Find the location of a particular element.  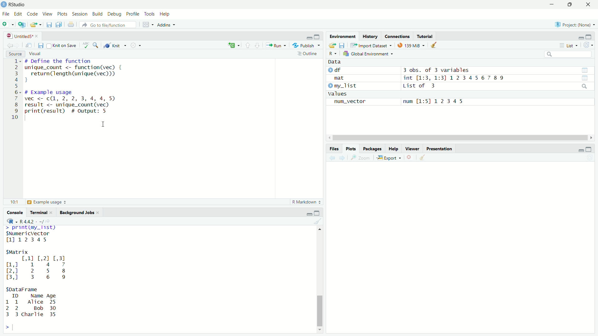

save is located at coordinates (343, 45).